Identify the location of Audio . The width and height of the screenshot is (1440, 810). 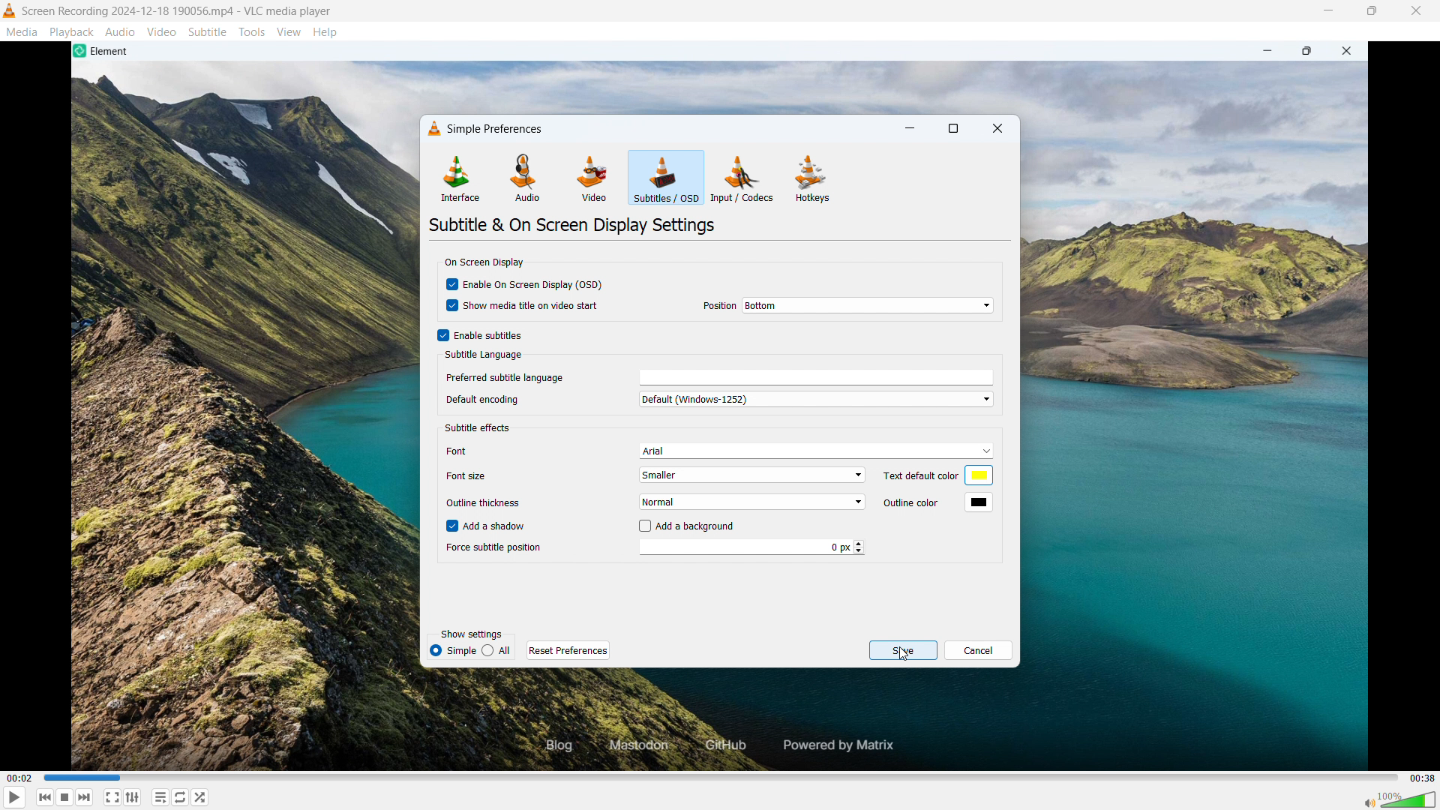
(527, 178).